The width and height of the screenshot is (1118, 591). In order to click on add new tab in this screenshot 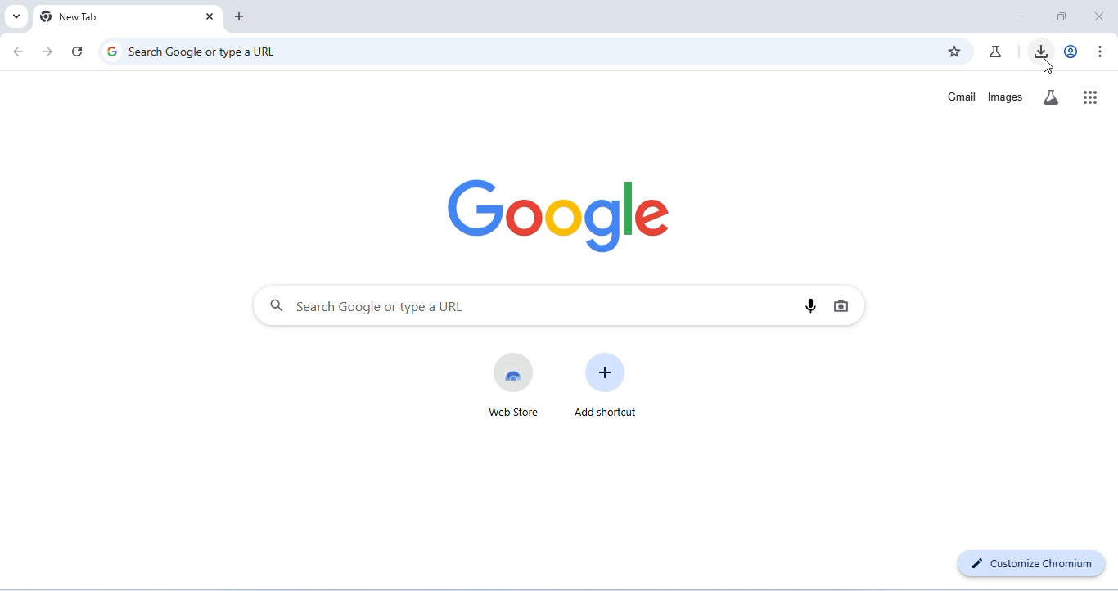, I will do `click(240, 18)`.